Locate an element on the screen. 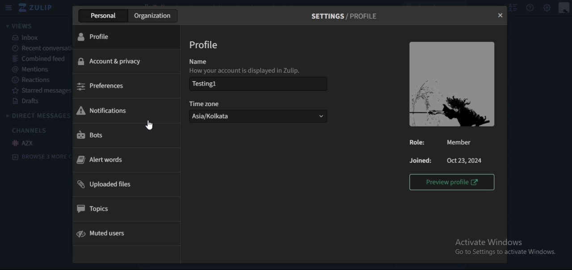  icon is located at coordinates (36, 8).